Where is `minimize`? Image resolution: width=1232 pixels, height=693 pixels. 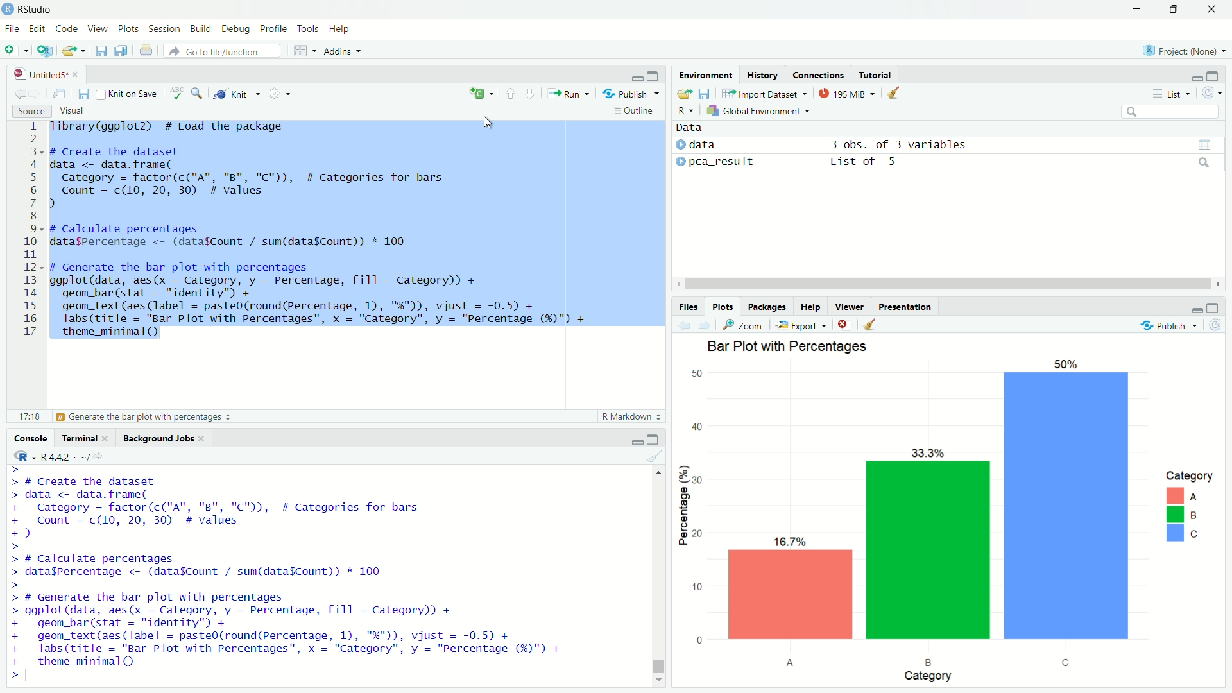 minimize is located at coordinates (1136, 8).